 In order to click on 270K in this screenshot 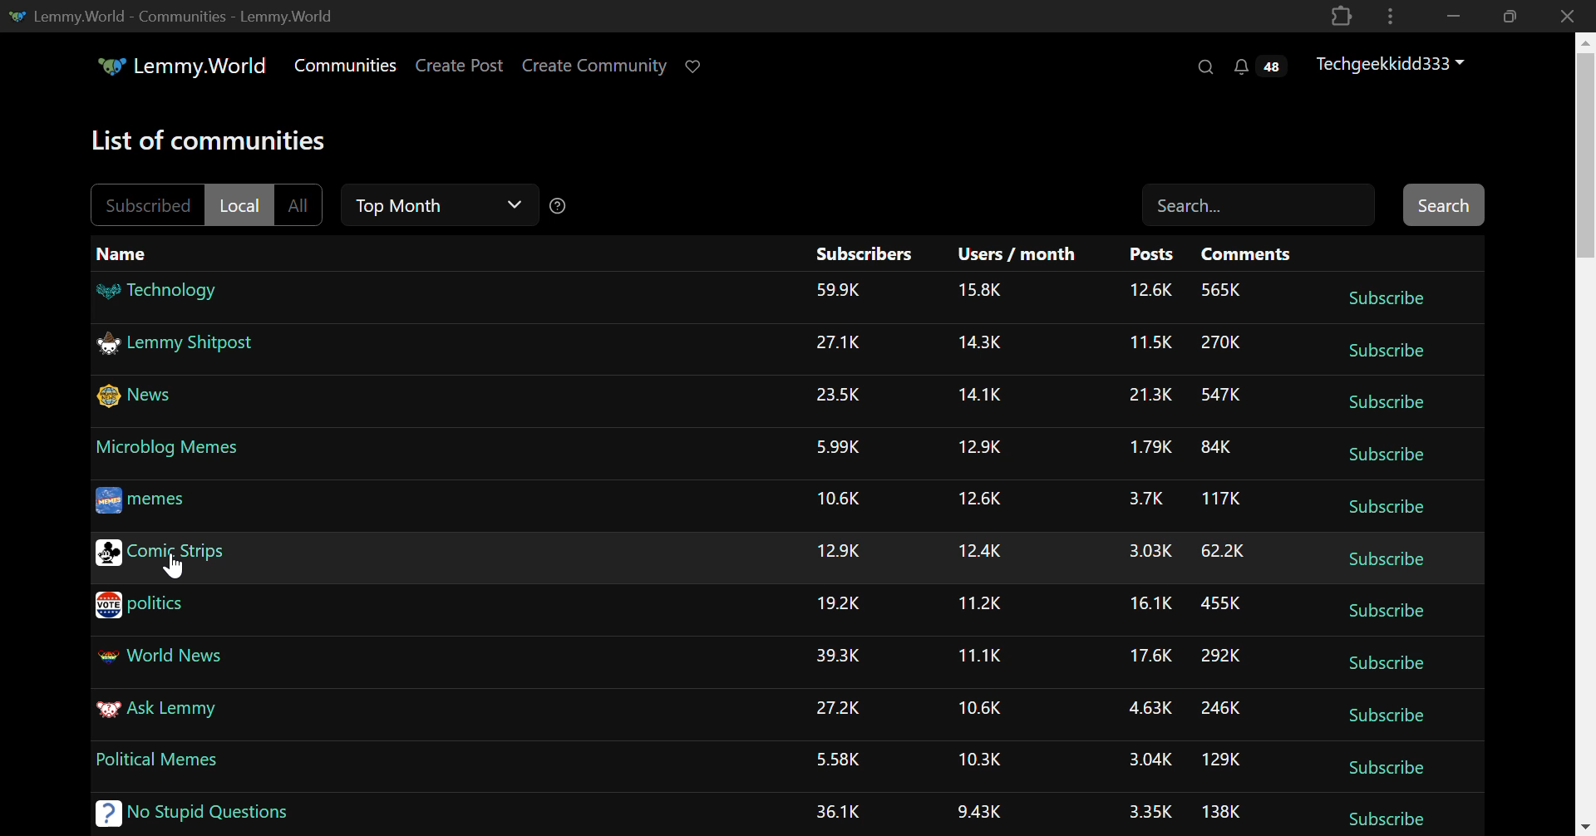, I will do `click(1225, 341)`.